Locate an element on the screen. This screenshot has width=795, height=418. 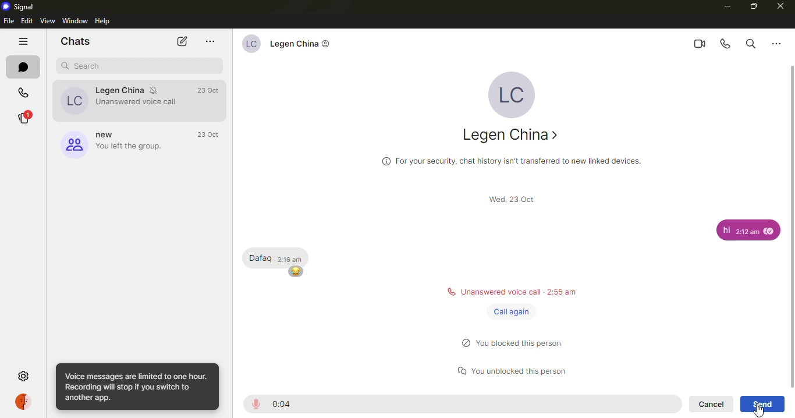
video call is located at coordinates (701, 42).